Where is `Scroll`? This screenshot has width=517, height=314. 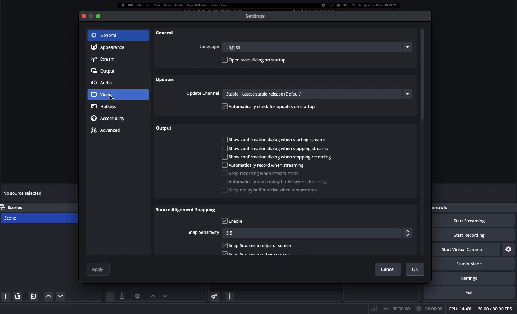 Scroll is located at coordinates (423, 142).